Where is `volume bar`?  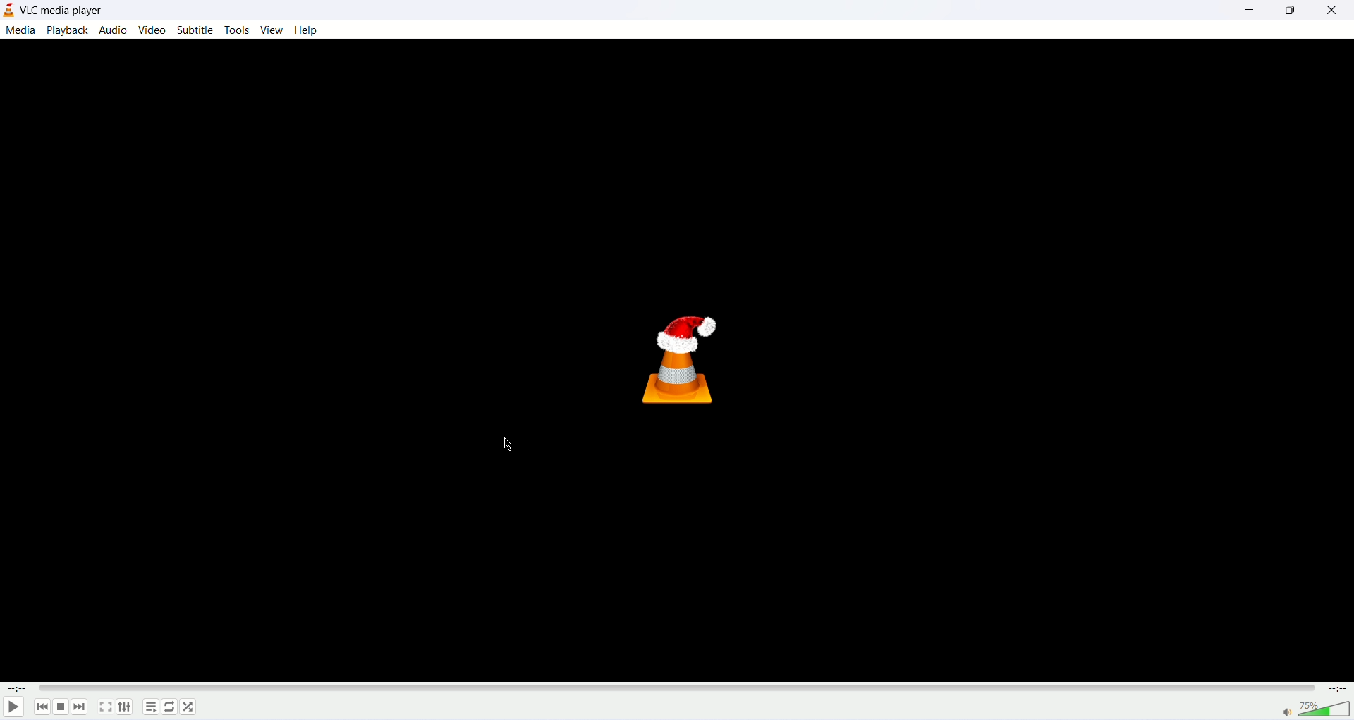
volume bar is located at coordinates (1326, 708).